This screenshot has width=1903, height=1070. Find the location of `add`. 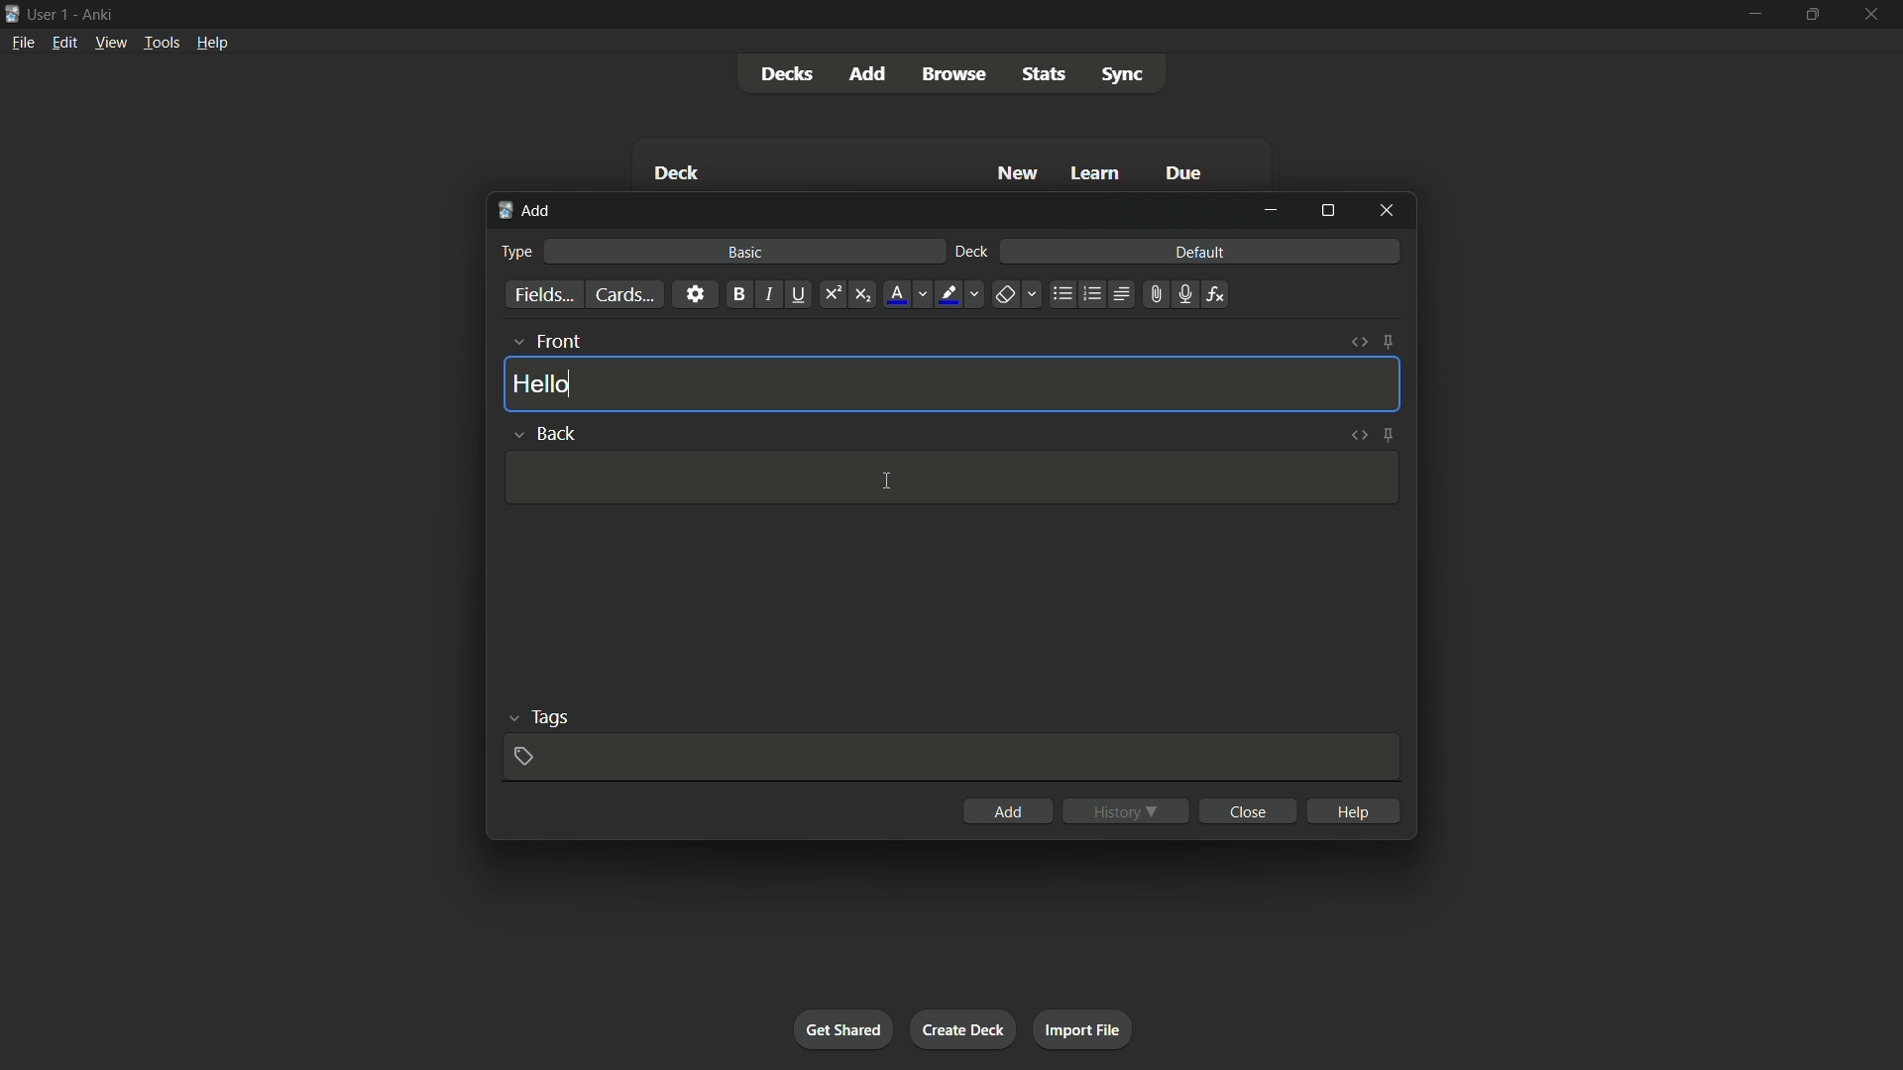

add is located at coordinates (527, 212).